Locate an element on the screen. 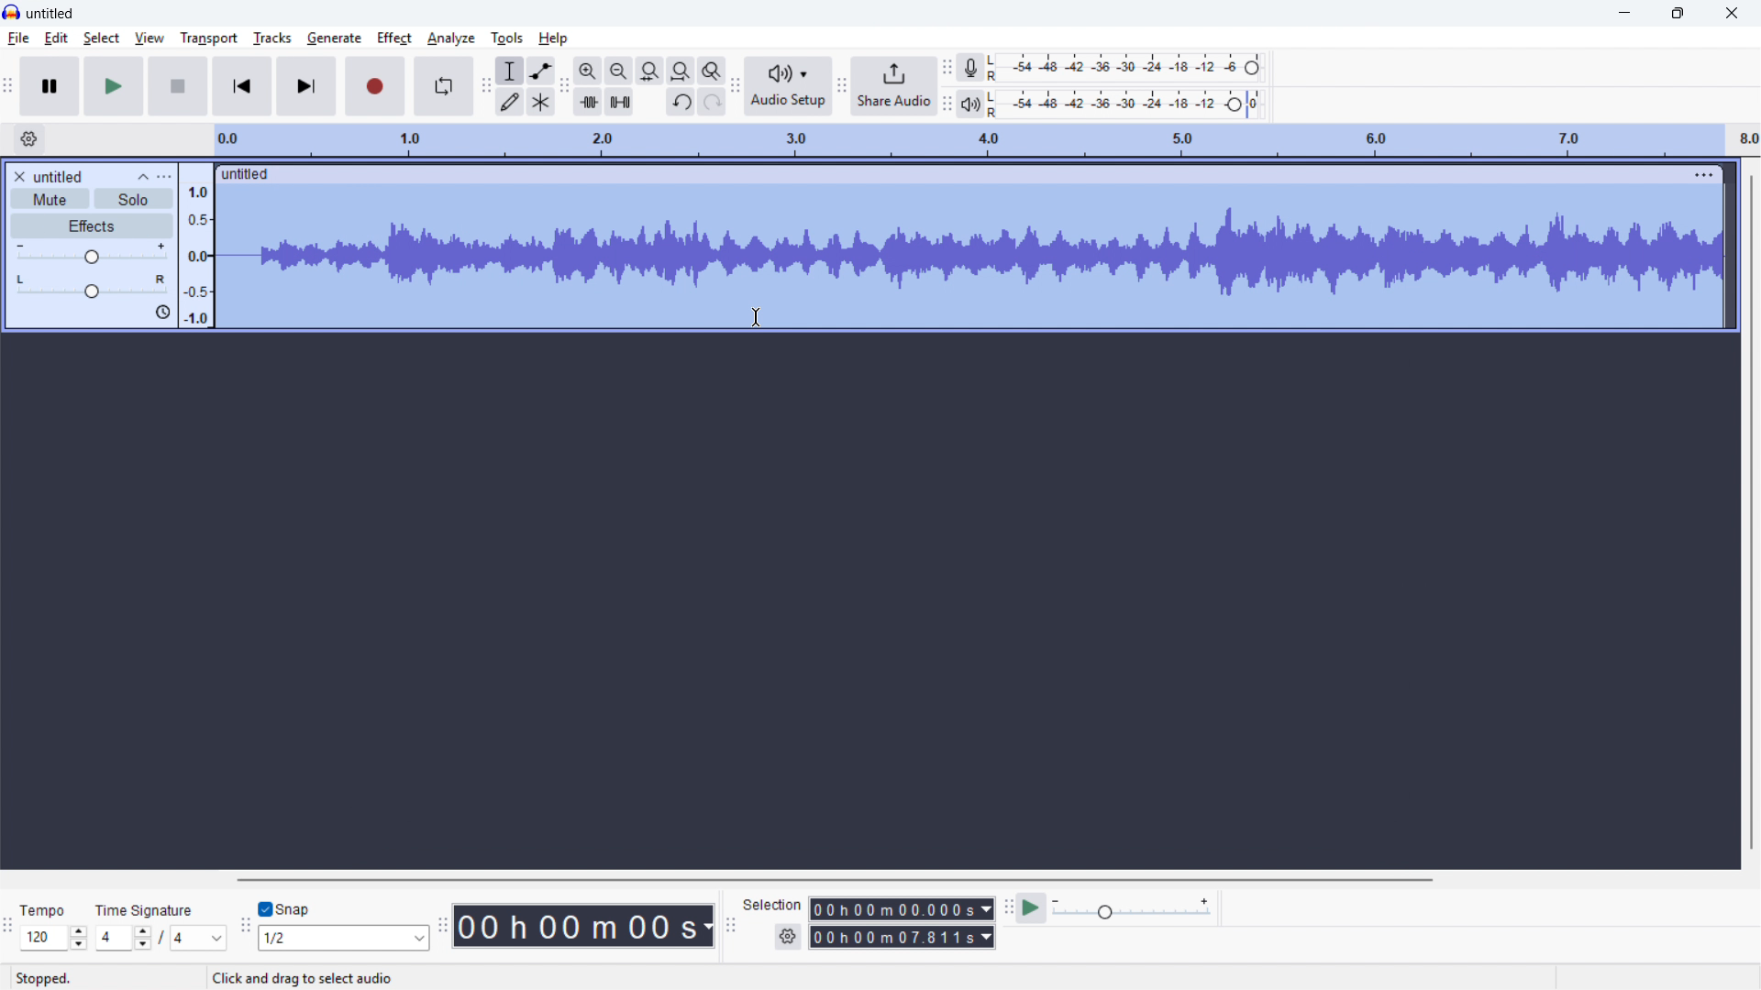 This screenshot has height=990, width=1761. Audio setup toolbar  is located at coordinates (736, 87).